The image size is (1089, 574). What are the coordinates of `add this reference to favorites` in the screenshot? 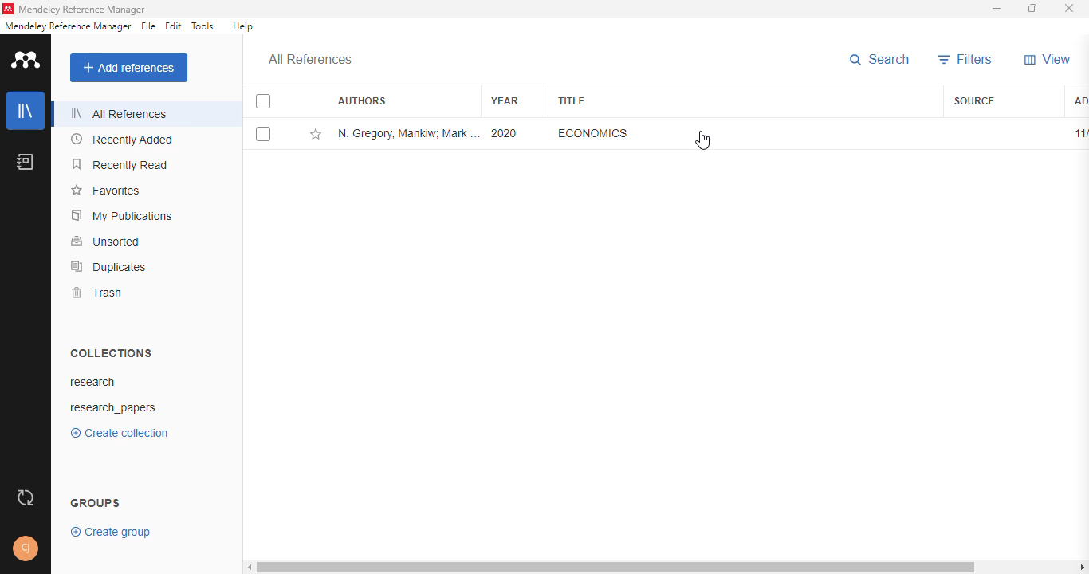 It's located at (316, 134).